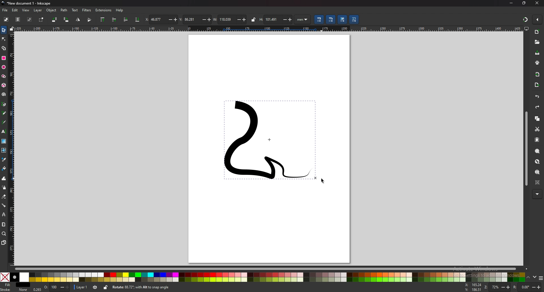 The width and height of the screenshot is (544, 292). What do you see at coordinates (64, 10) in the screenshot?
I see `path` at bounding box center [64, 10].